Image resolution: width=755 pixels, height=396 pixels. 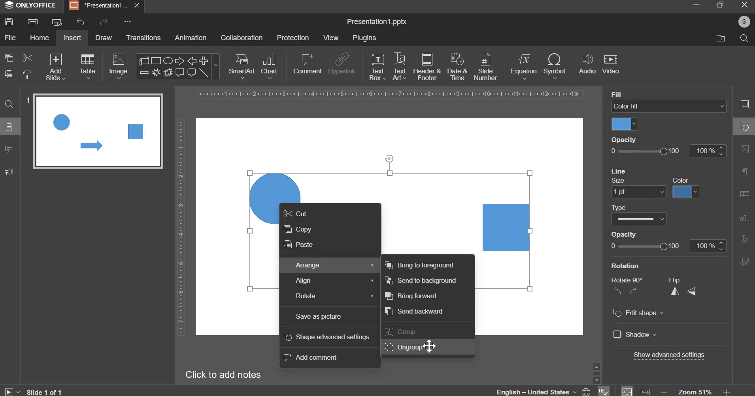 I want to click on copy, so click(x=298, y=228).